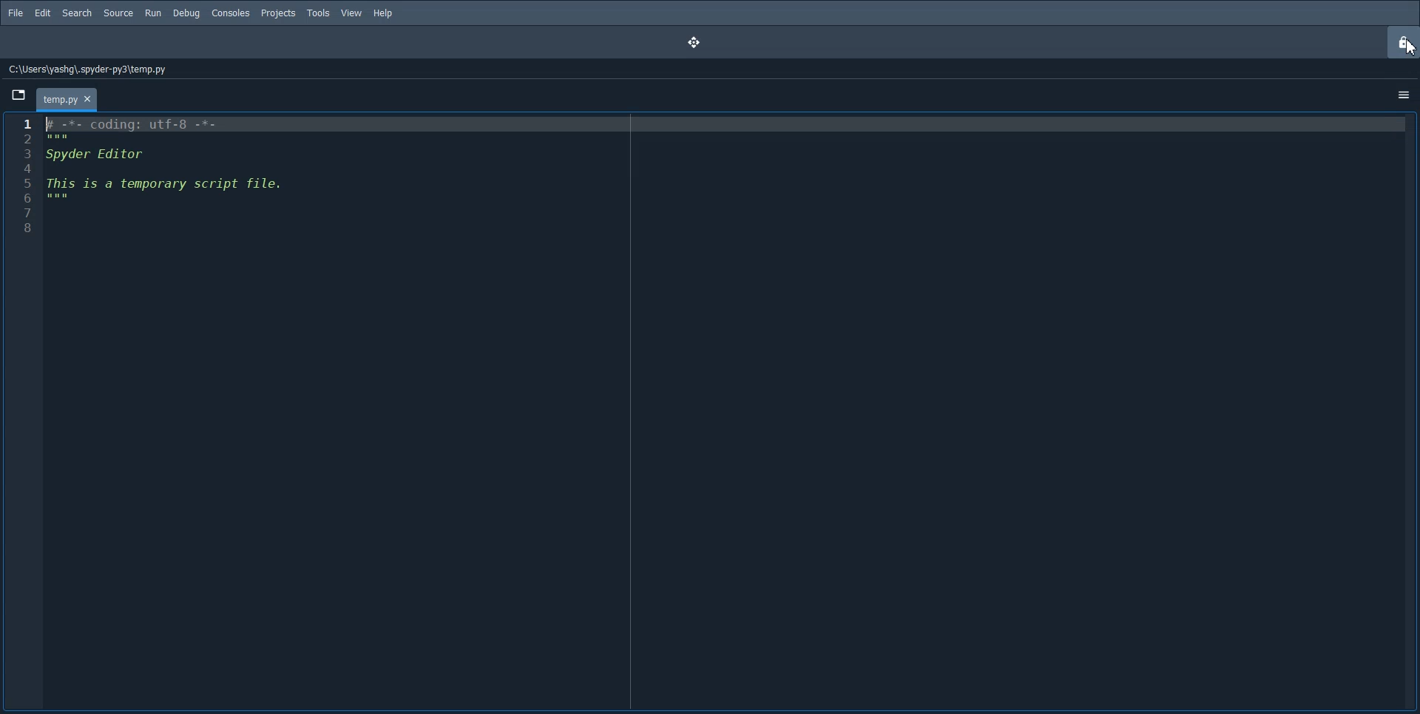 The image size is (1420, 714). What do you see at coordinates (1404, 95) in the screenshot?
I see `Option` at bounding box center [1404, 95].